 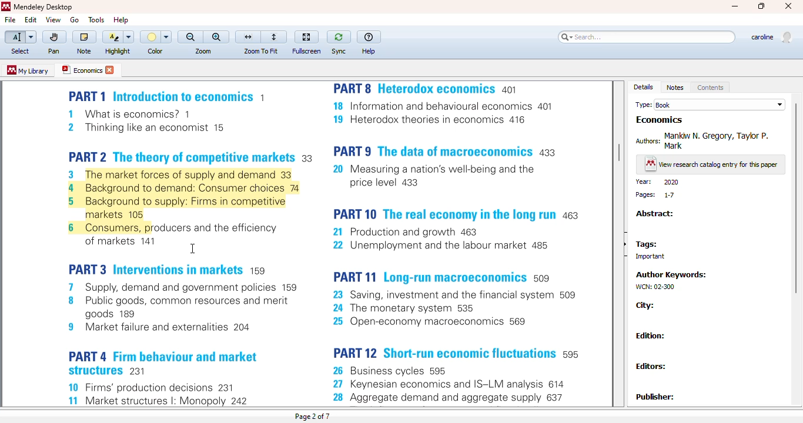 I want to click on help, so click(x=121, y=19).